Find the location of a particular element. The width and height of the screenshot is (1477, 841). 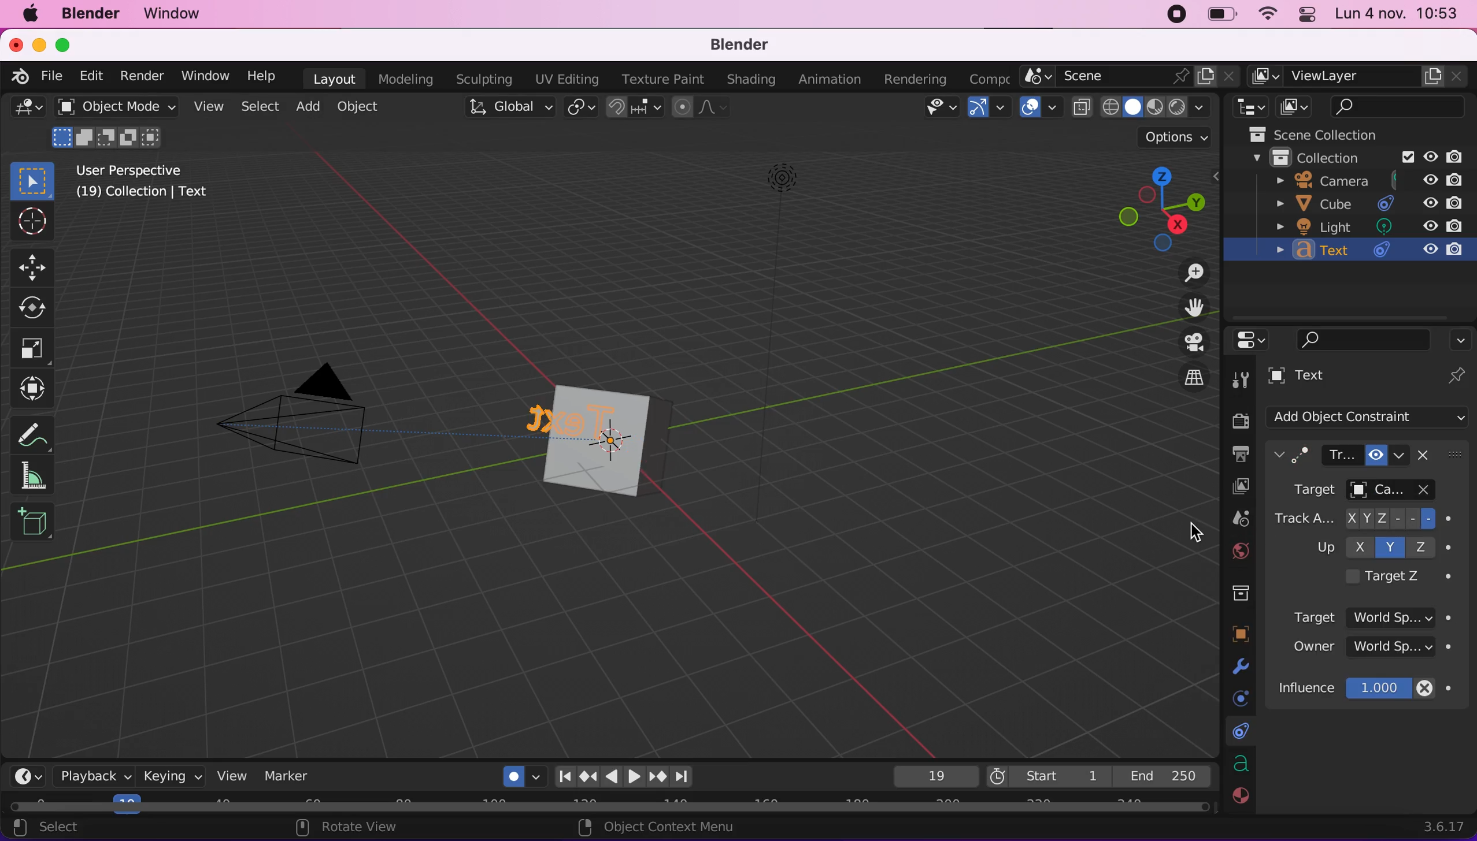

edit is located at coordinates (91, 76).